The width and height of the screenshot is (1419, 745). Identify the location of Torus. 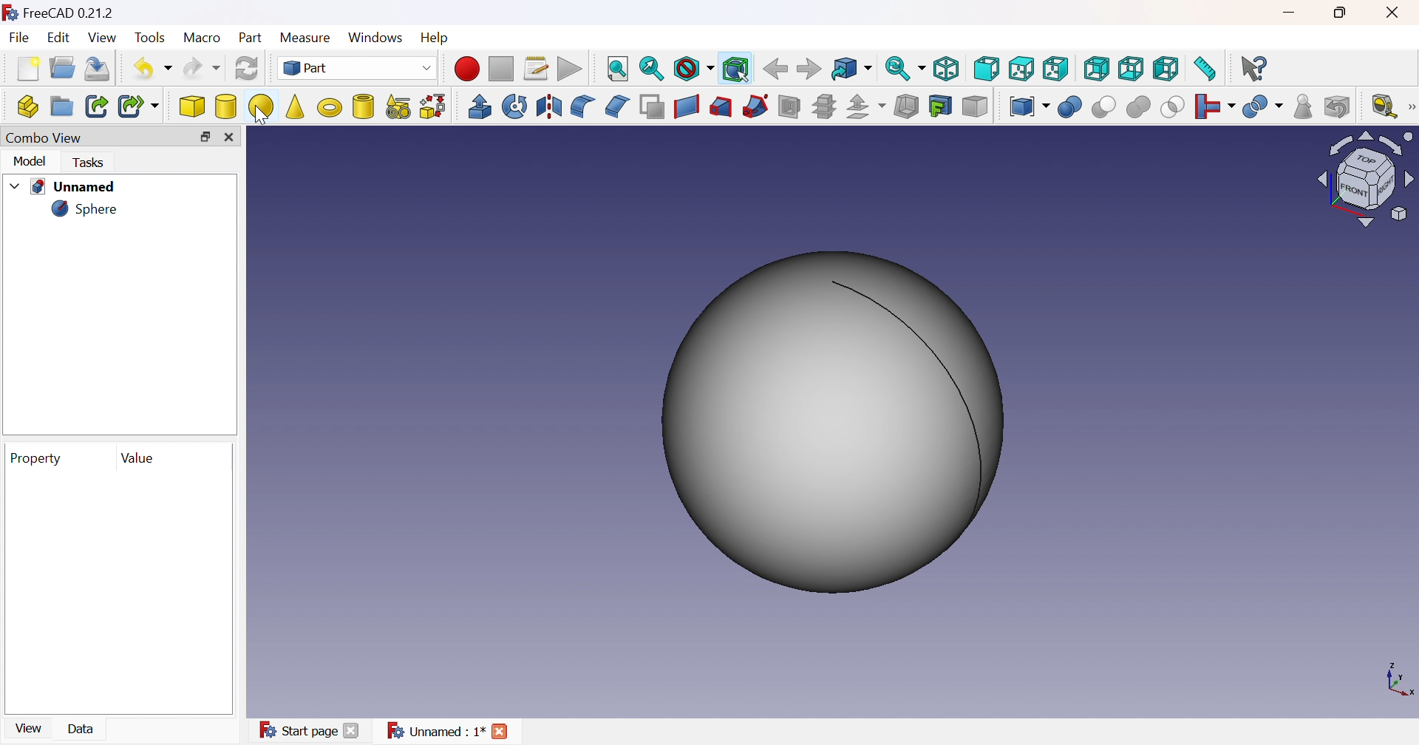
(331, 109).